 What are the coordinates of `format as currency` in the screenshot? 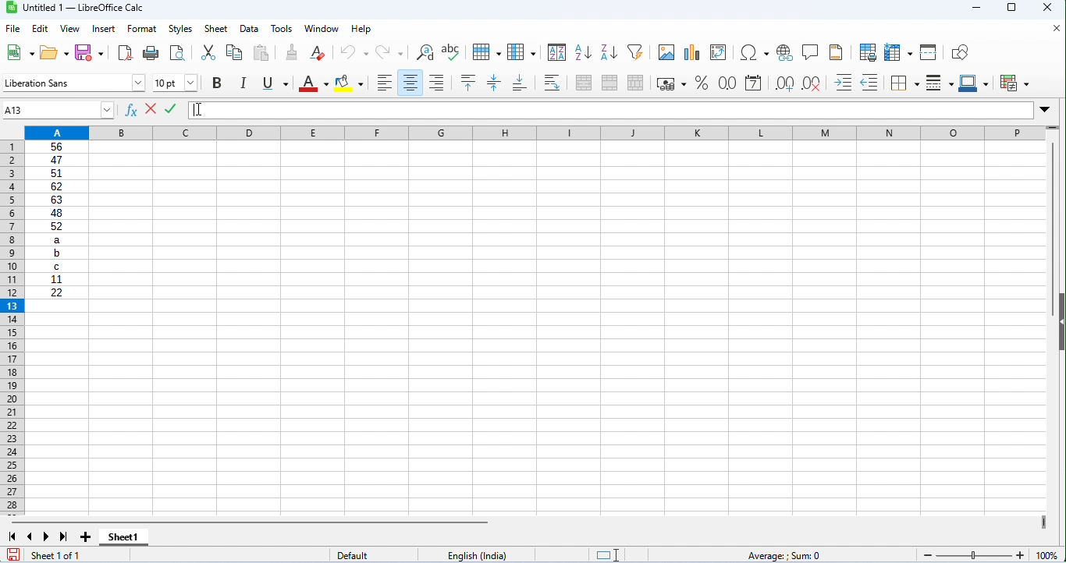 It's located at (671, 83).